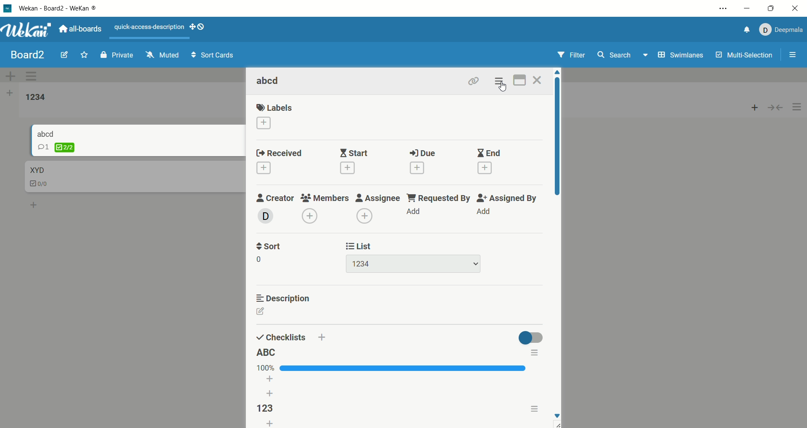 This screenshot has height=428, width=807. I want to click on options, so click(723, 8).